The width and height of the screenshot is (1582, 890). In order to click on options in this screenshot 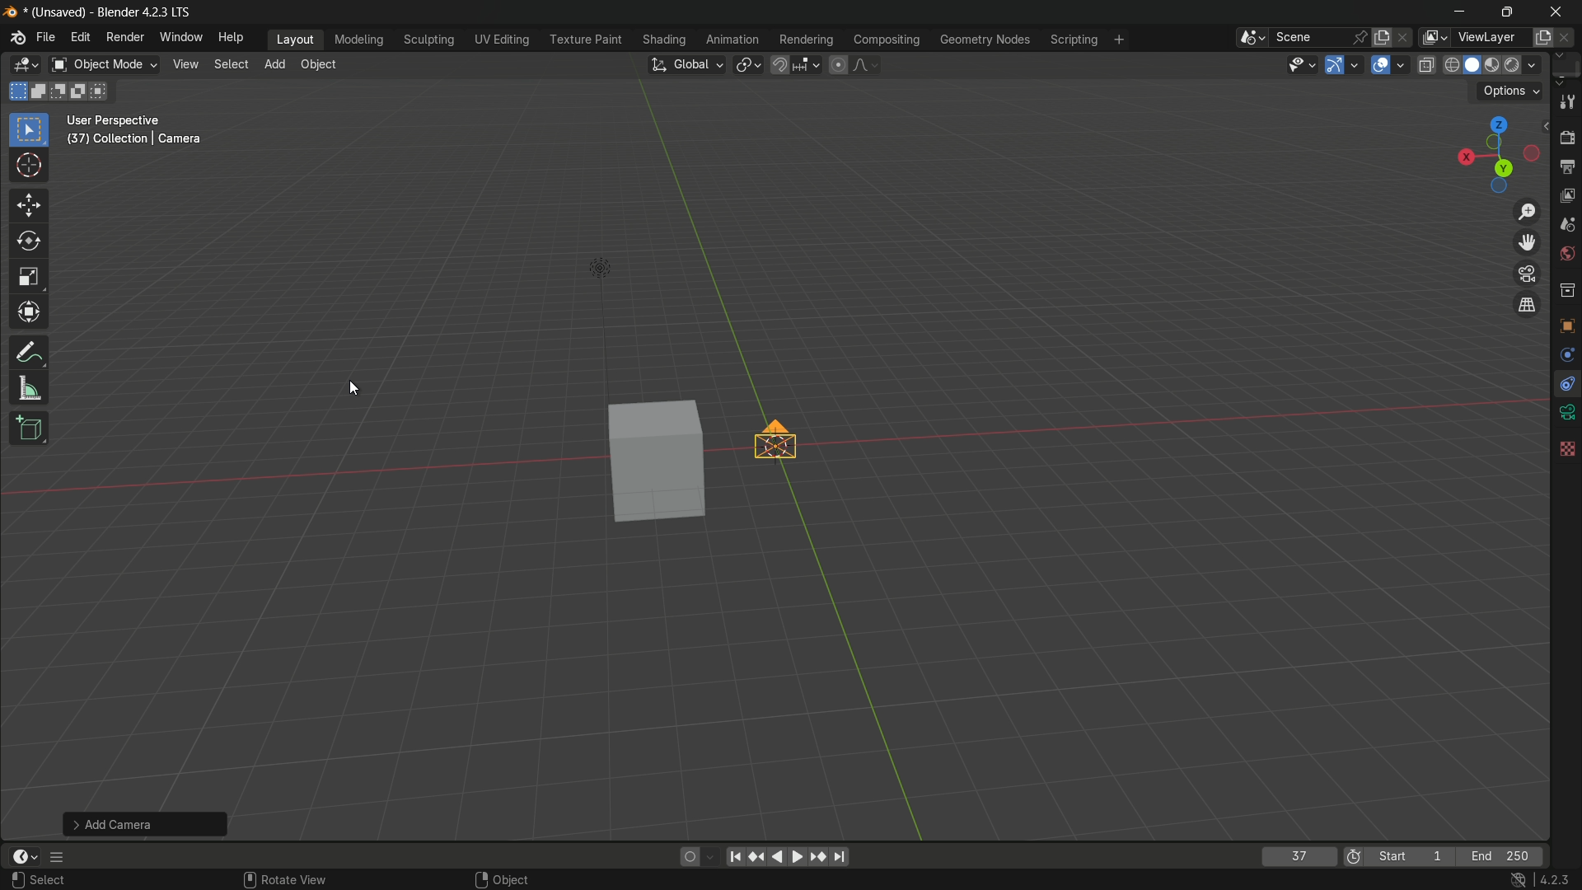, I will do `click(1512, 90)`.